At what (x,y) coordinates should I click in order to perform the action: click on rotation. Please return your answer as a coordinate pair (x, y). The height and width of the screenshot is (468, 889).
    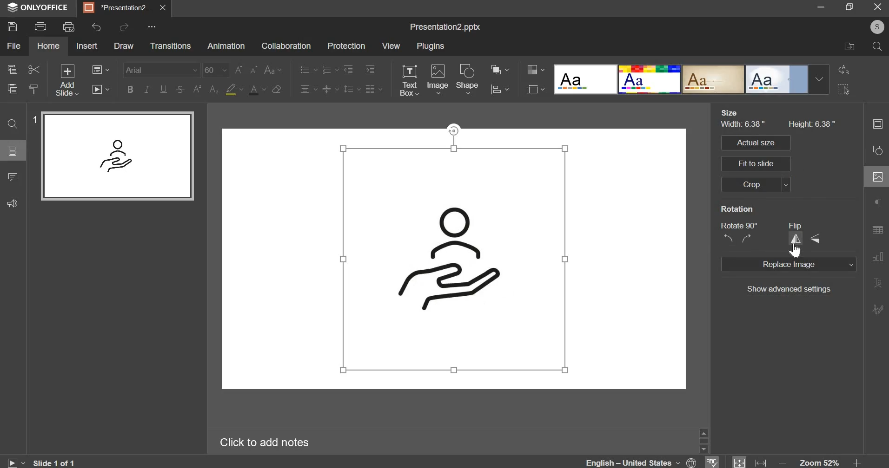
    Looking at the image, I should click on (739, 209).